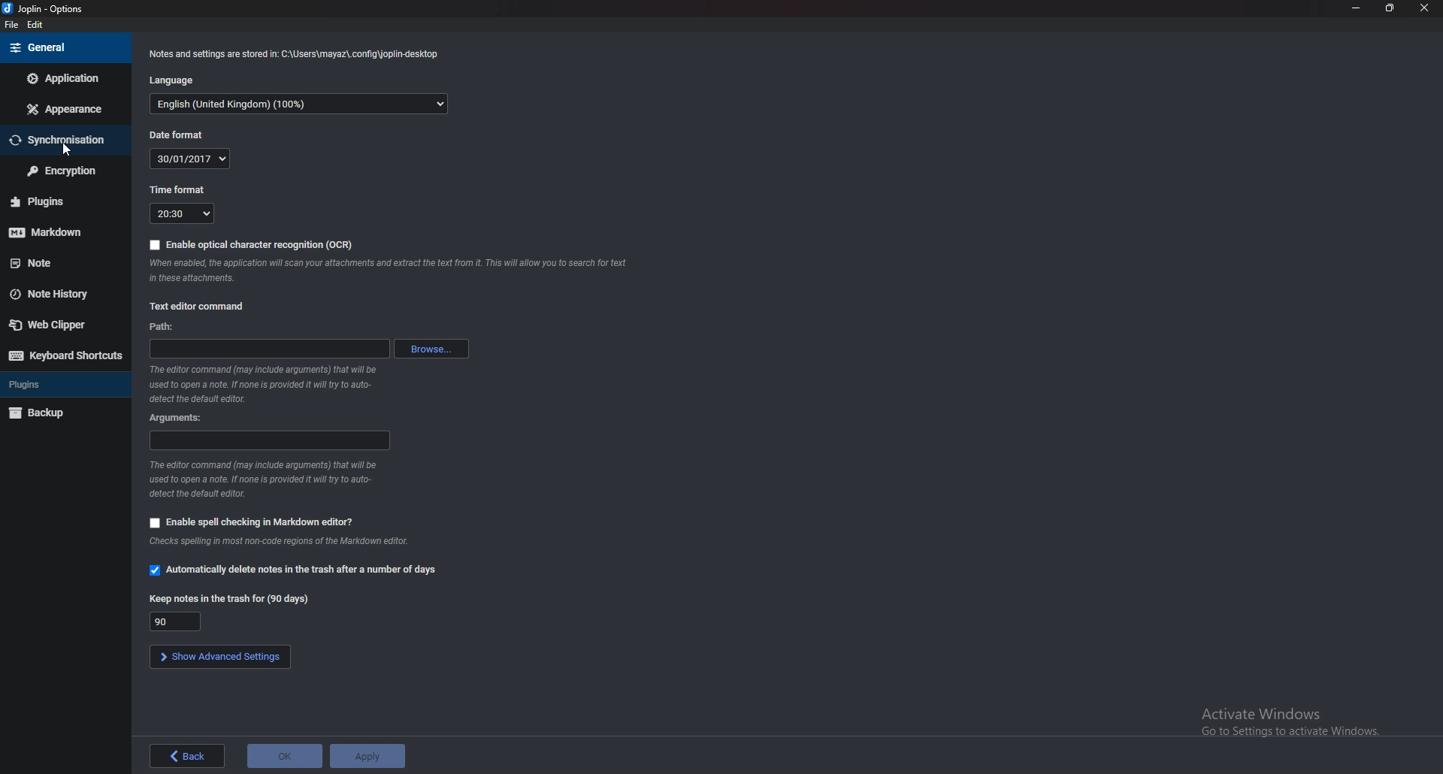 Image resolution: width=1443 pixels, height=774 pixels. Describe the element at coordinates (38, 24) in the screenshot. I see `edit` at that location.